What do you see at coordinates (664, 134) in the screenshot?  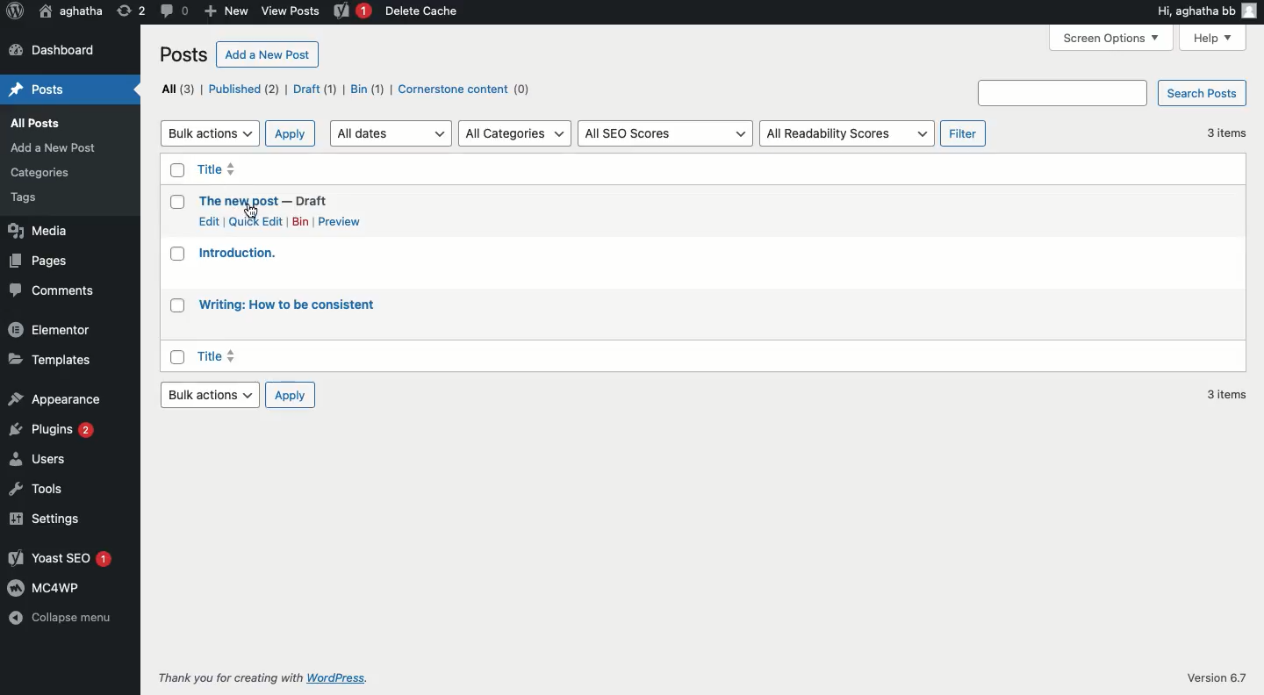 I see `All SEO scores` at bounding box center [664, 134].